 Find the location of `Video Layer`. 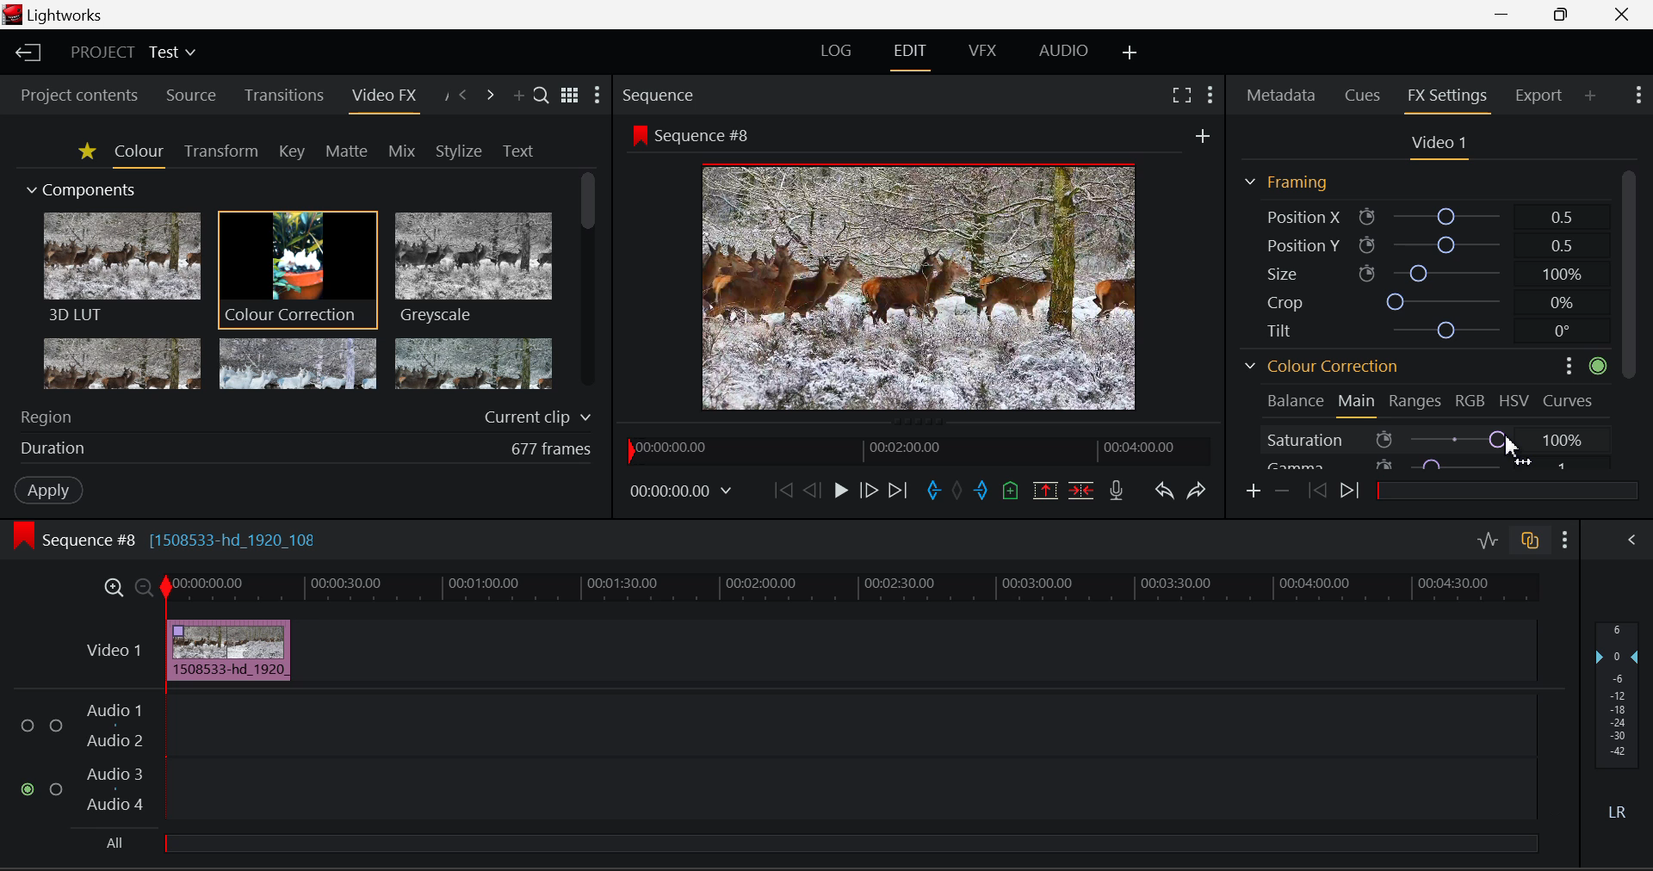

Video Layer is located at coordinates (115, 650).